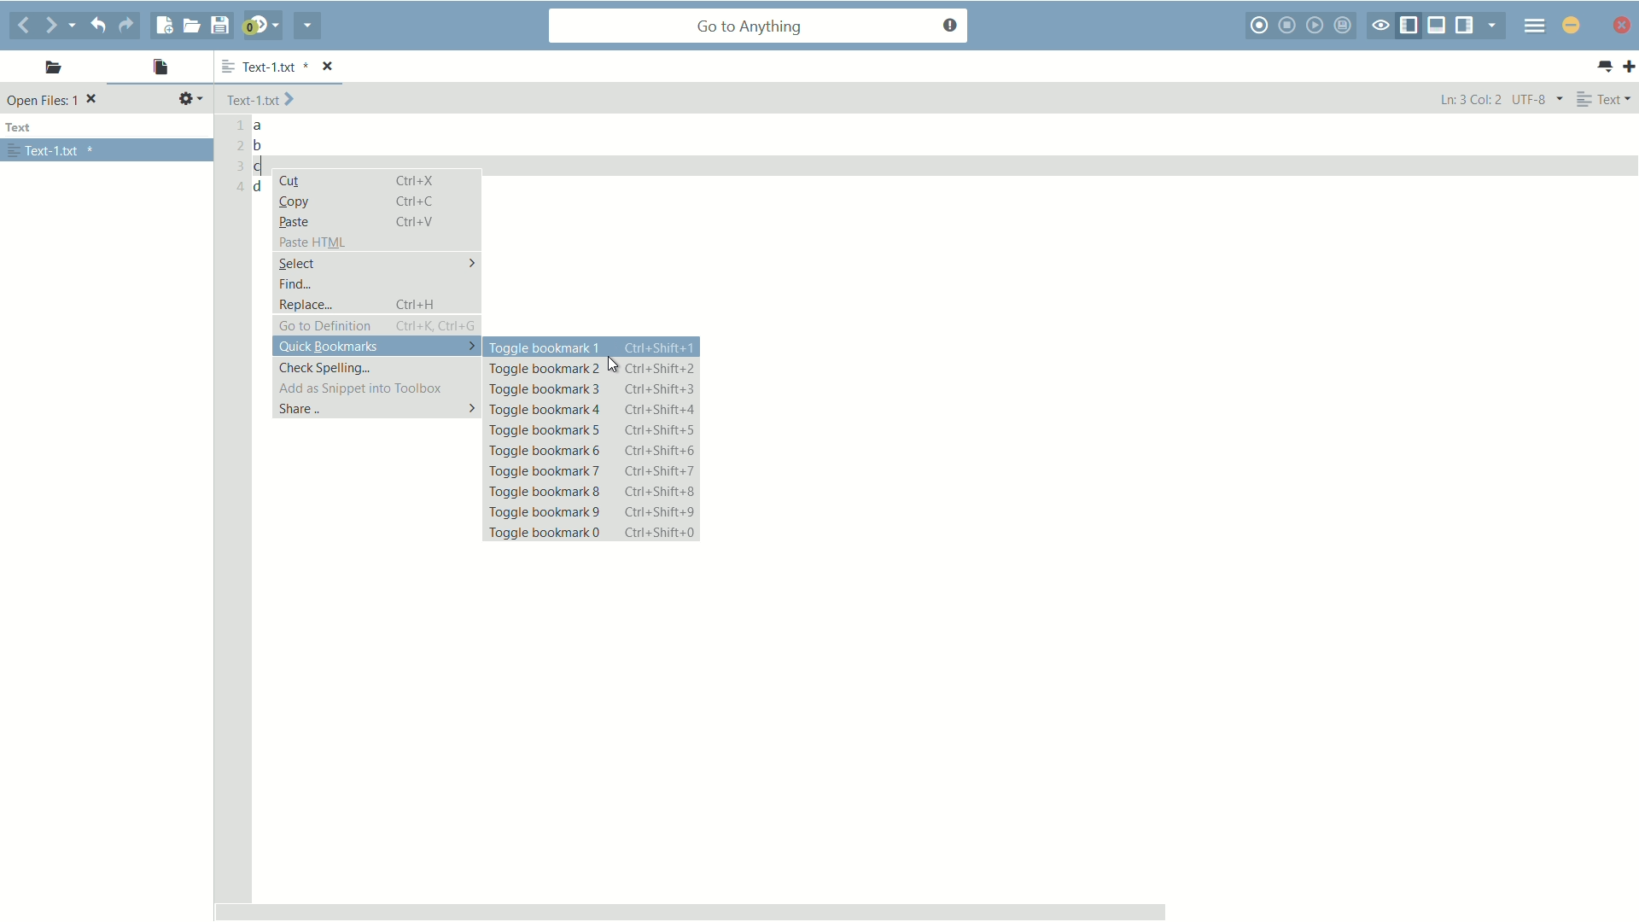  What do you see at coordinates (1381, 26) in the screenshot?
I see `toggle focus mode` at bounding box center [1381, 26].